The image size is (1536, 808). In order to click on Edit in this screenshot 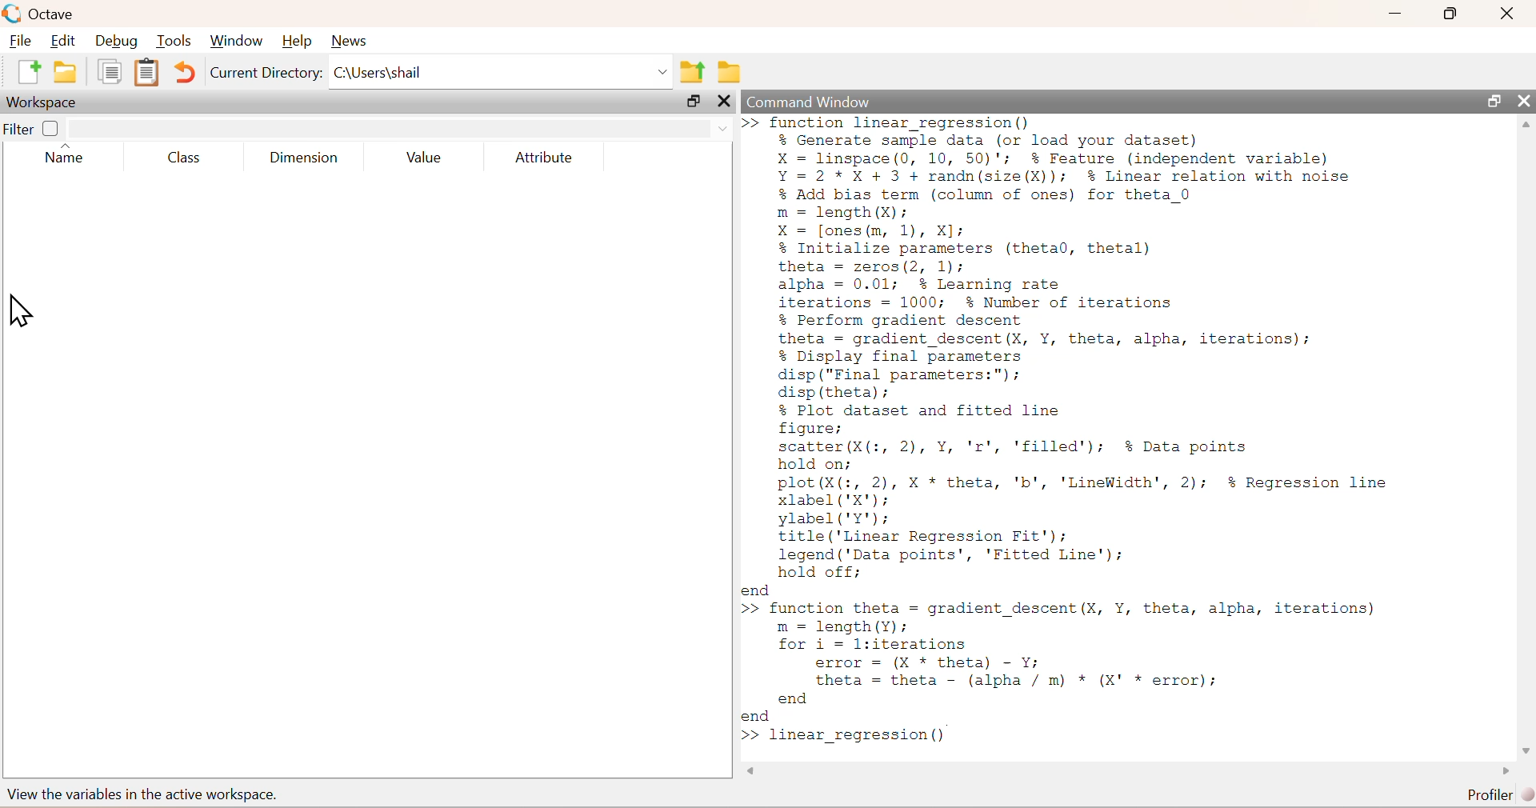, I will do `click(65, 41)`.